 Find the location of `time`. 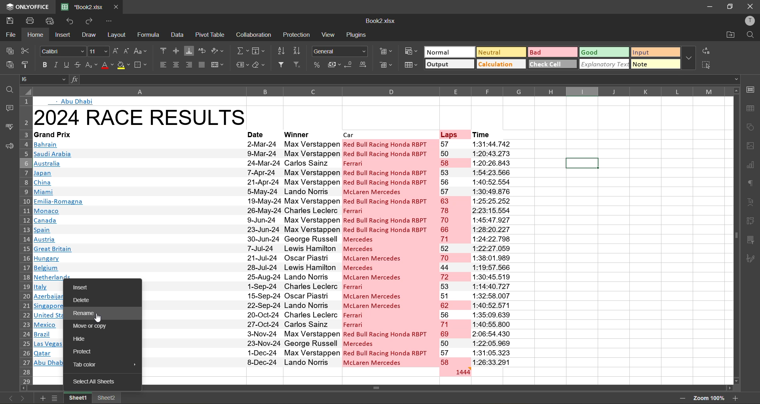

time is located at coordinates (489, 133).